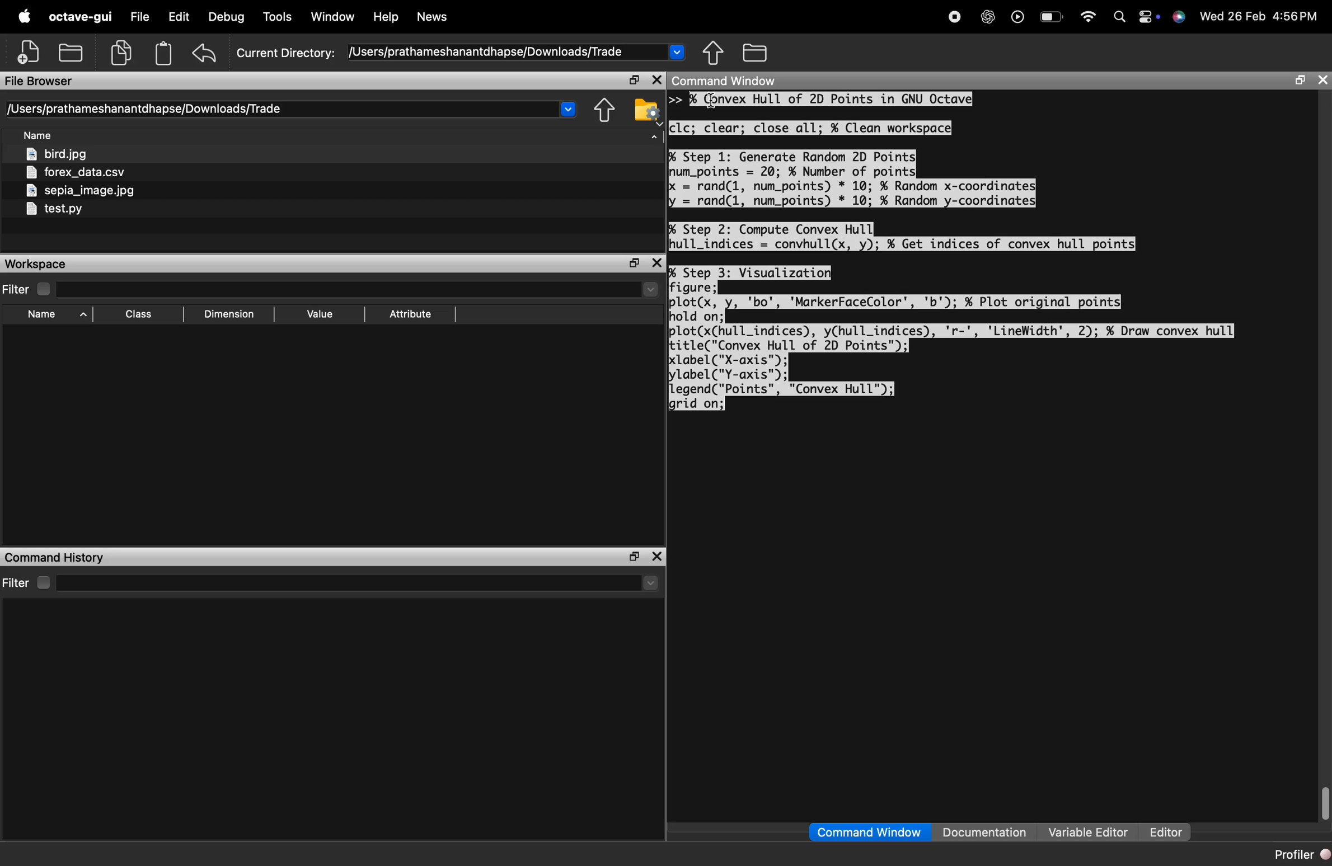  What do you see at coordinates (332, 16) in the screenshot?
I see `Window` at bounding box center [332, 16].